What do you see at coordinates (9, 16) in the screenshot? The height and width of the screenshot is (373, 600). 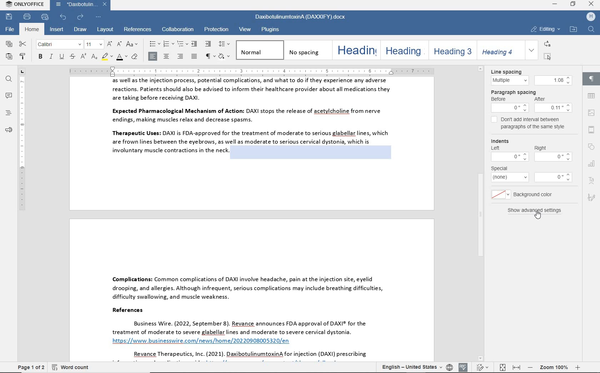 I see `save` at bounding box center [9, 16].